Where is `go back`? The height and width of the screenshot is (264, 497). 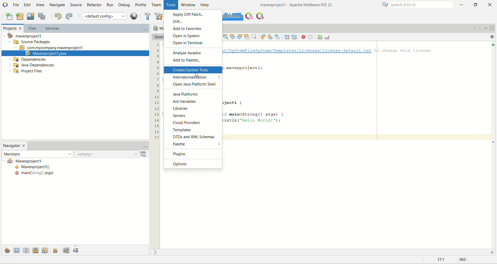 go back is located at coordinates (473, 28).